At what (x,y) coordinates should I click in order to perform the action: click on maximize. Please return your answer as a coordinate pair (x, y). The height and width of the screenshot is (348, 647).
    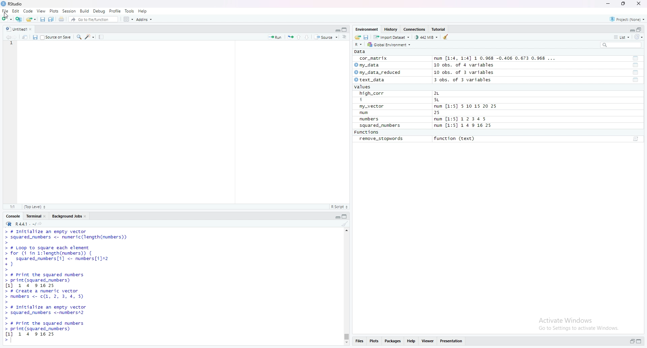
    Looking at the image, I should click on (344, 217).